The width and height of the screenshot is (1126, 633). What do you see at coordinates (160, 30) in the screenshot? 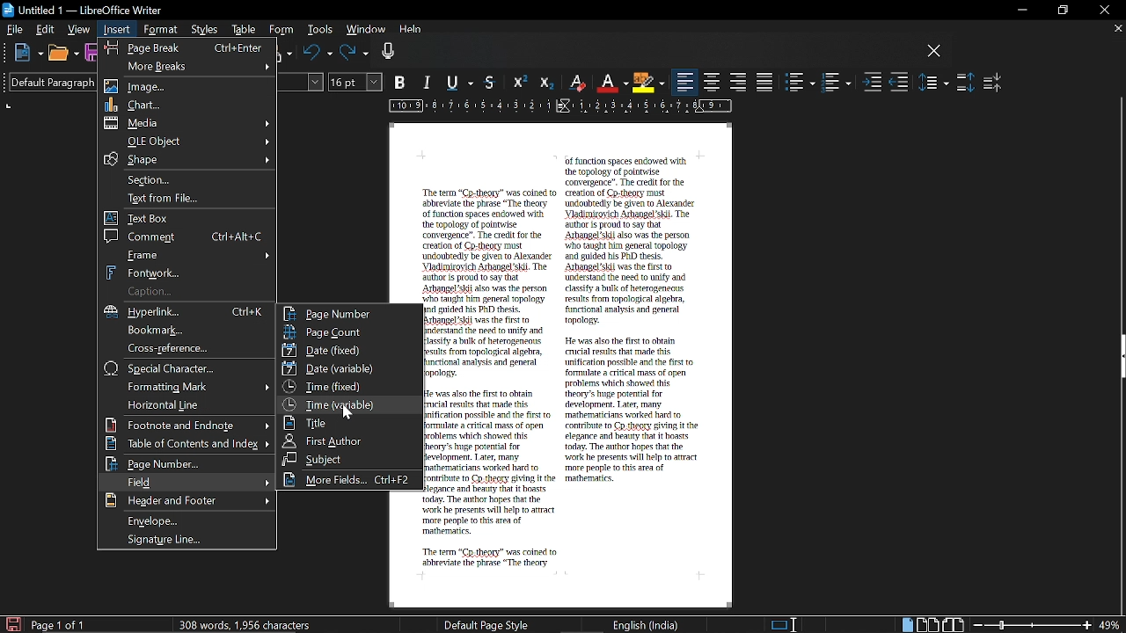
I see `Format` at bounding box center [160, 30].